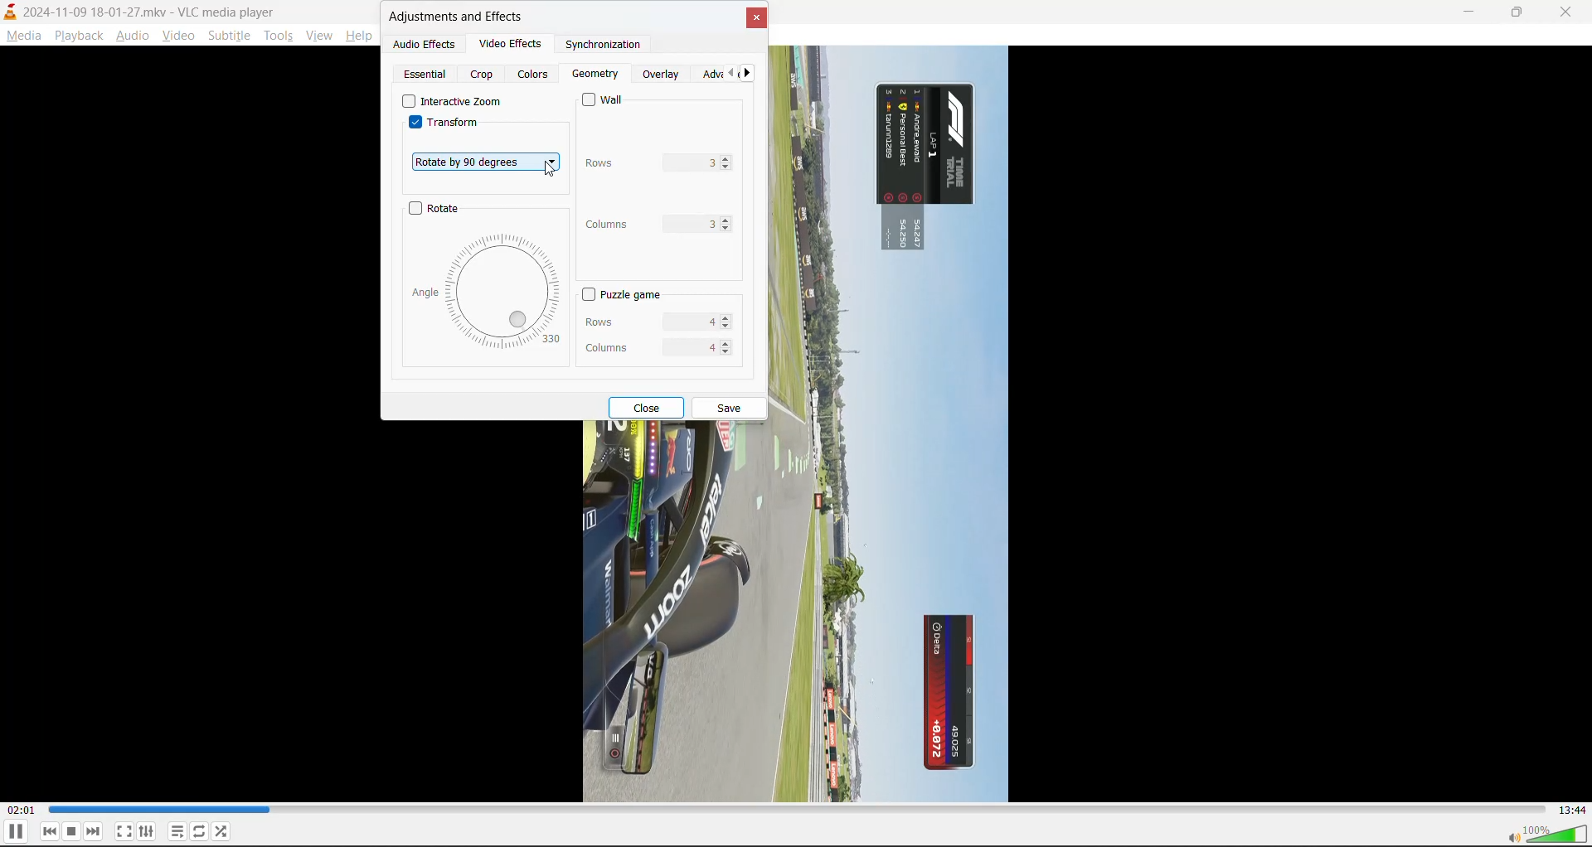 The height and width of the screenshot is (847, 1592). I want to click on columns, so click(640, 224).